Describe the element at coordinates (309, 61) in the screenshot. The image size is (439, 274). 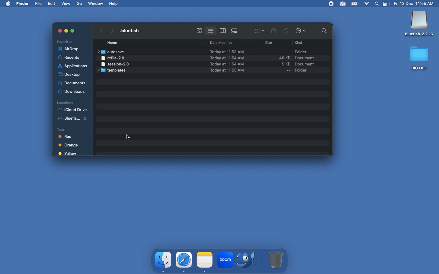
I see `kind: folder or document` at that location.